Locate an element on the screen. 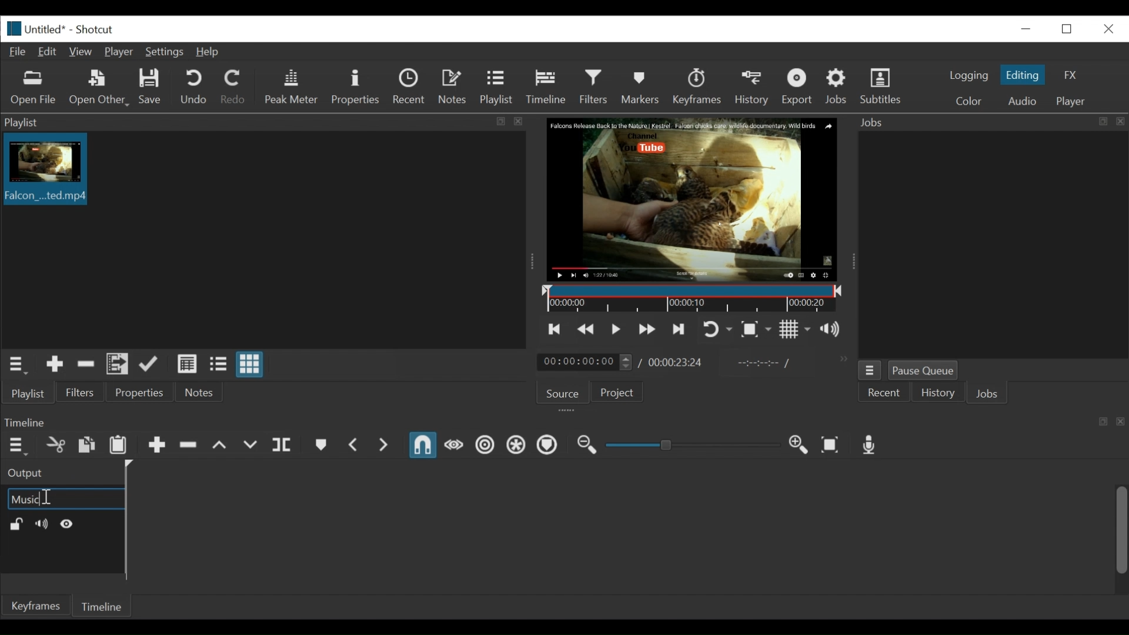  Player is located at coordinates (118, 52).